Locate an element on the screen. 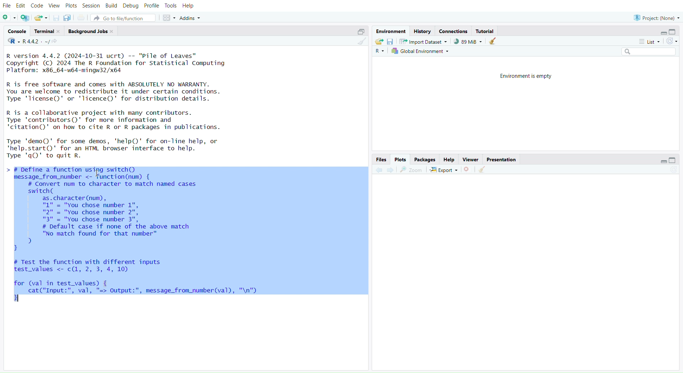 This screenshot has width=683, height=373. Build is located at coordinates (112, 6).